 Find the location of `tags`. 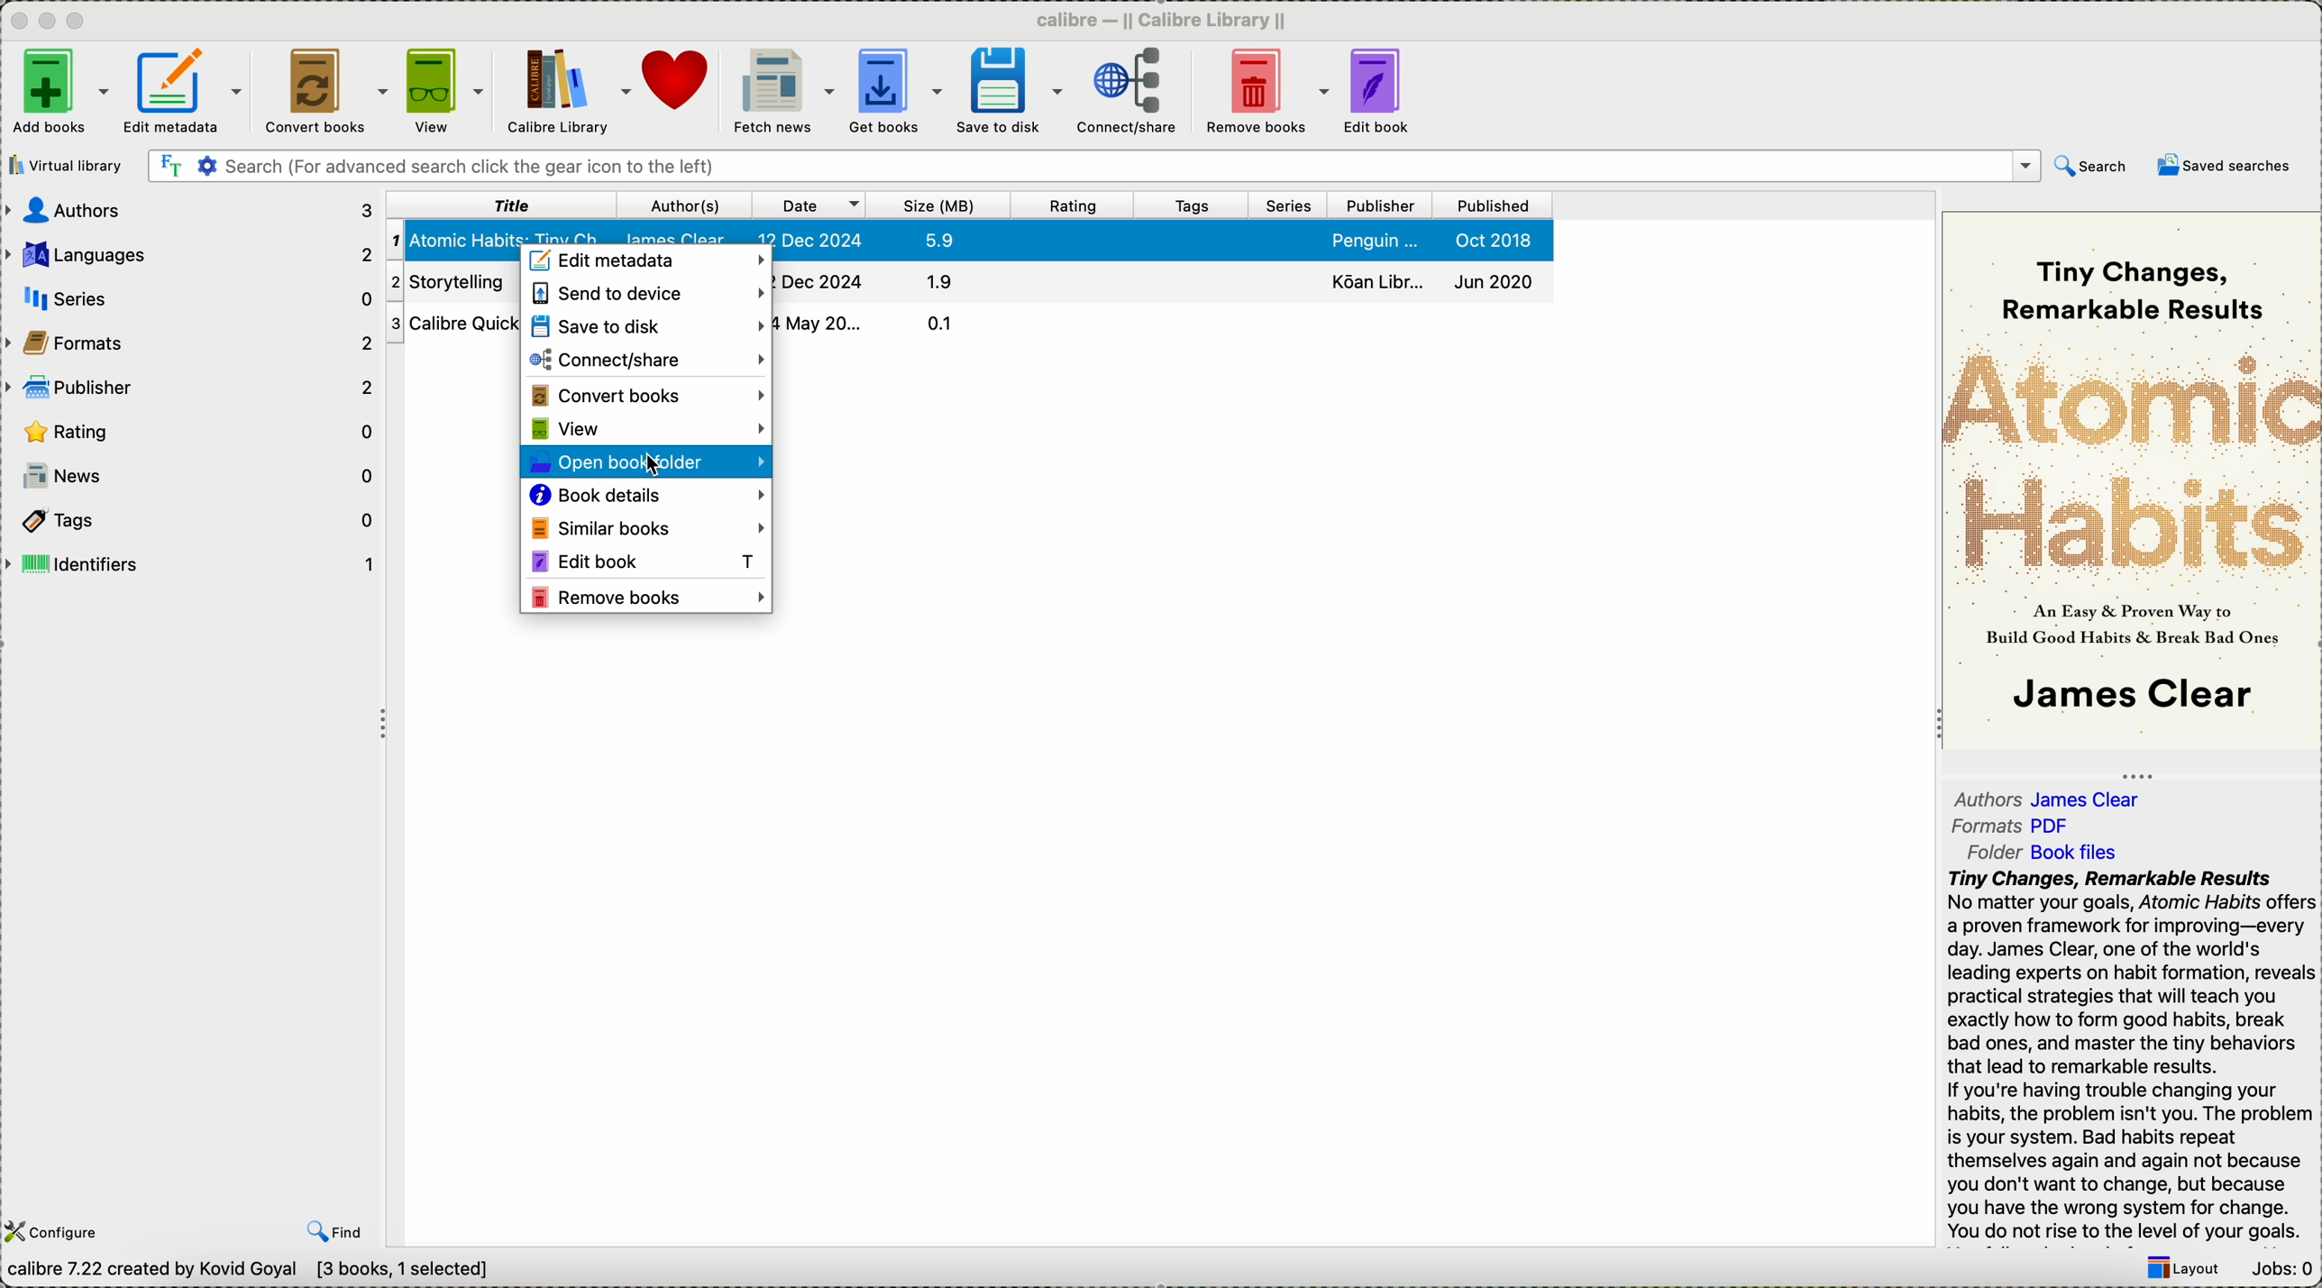

tags is located at coordinates (1195, 206).